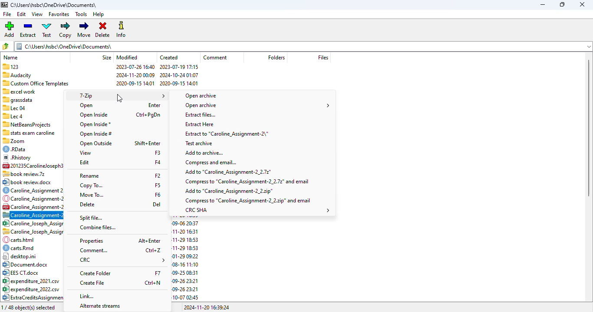  Describe the element at coordinates (34, 166) in the screenshot. I see ` 201235CarolineJoseph3... 854886 2020-10-09 19:02 2020-10-09 19:05` at that location.